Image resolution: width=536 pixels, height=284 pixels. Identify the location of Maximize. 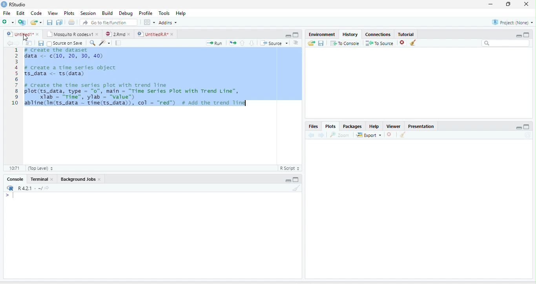
(527, 34).